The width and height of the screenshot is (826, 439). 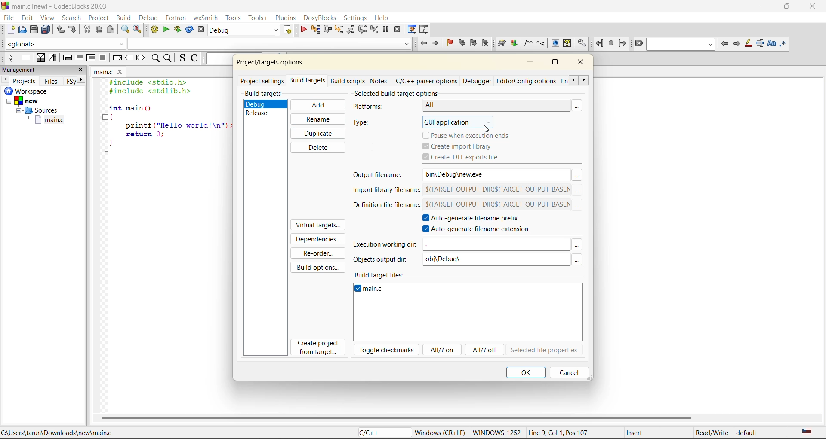 What do you see at coordinates (386, 29) in the screenshot?
I see `break debugger` at bounding box center [386, 29].